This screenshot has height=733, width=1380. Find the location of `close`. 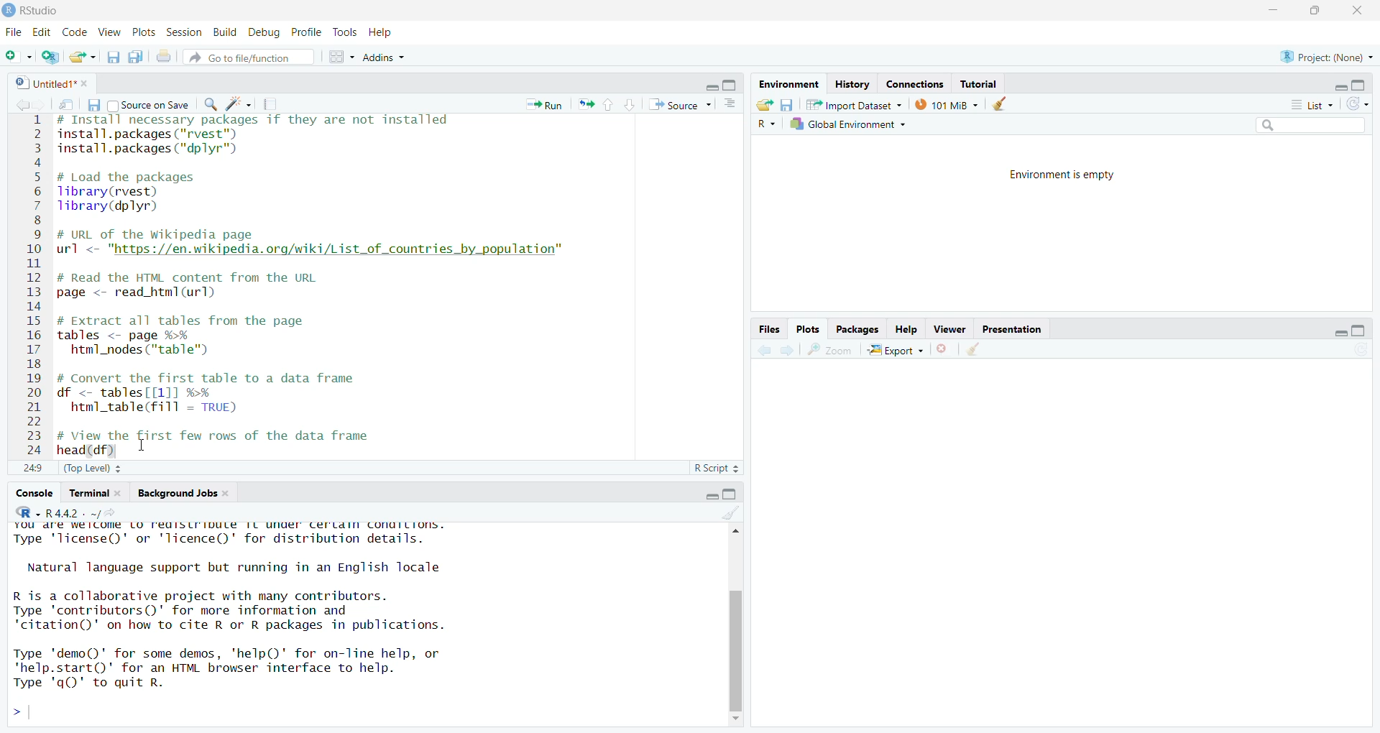

close is located at coordinates (1356, 11).